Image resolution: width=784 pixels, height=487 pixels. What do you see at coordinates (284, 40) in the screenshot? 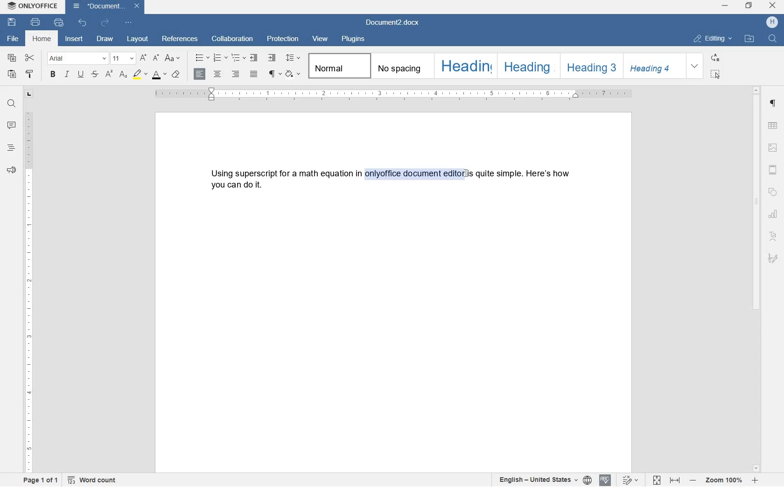
I see `protection` at bounding box center [284, 40].